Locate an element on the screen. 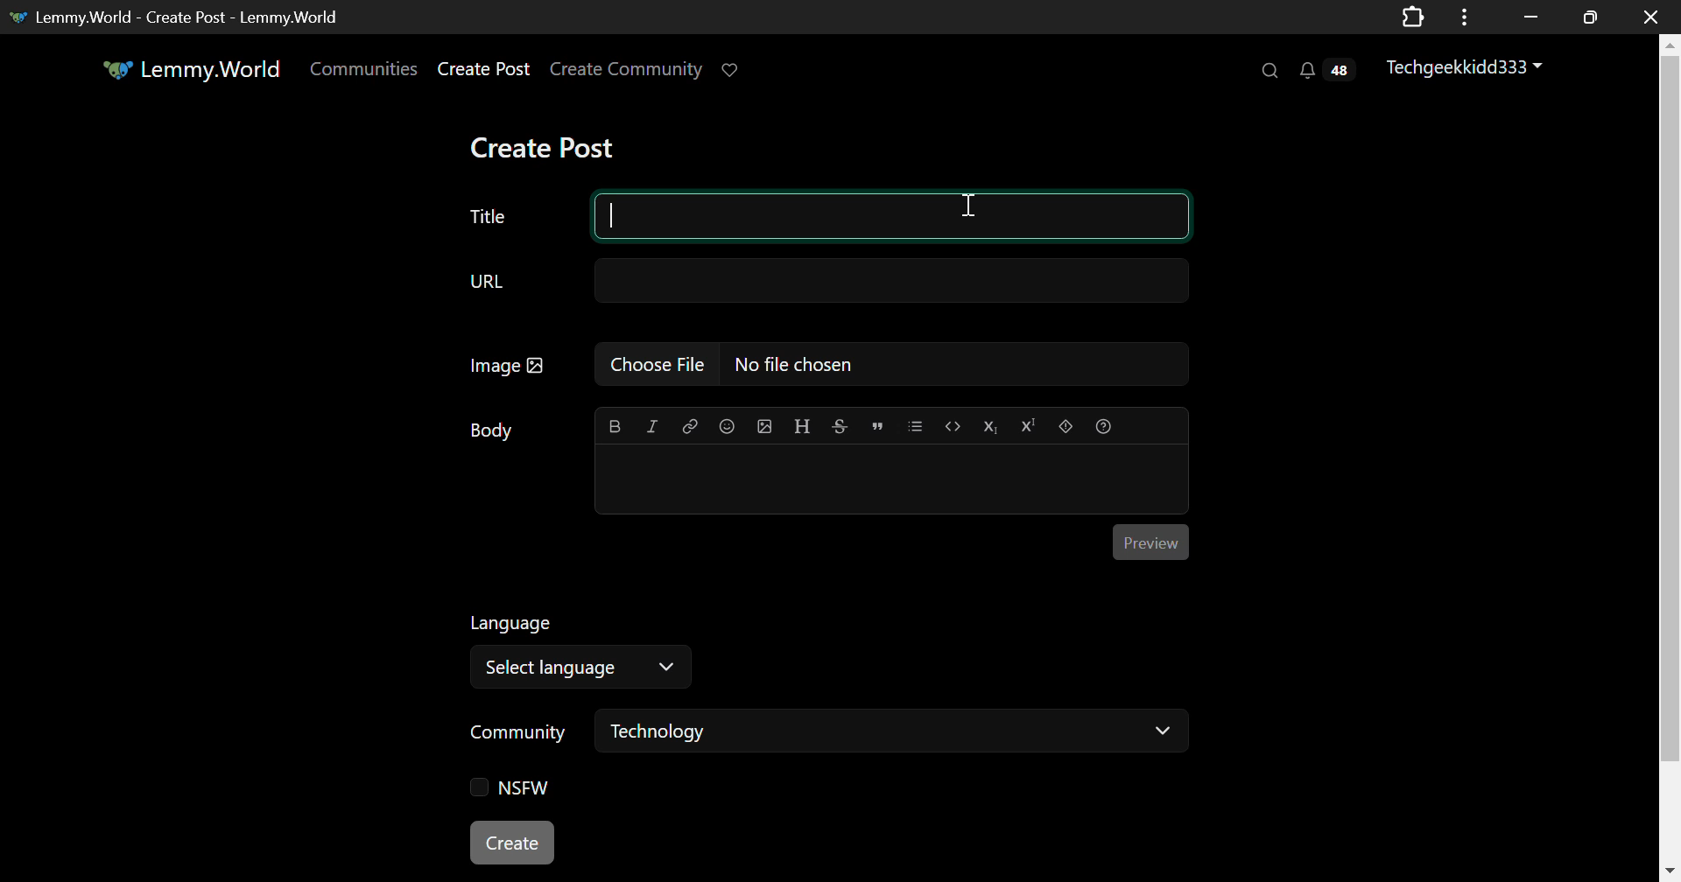 This screenshot has width=1681, height=882. Body is located at coordinates (490, 430).